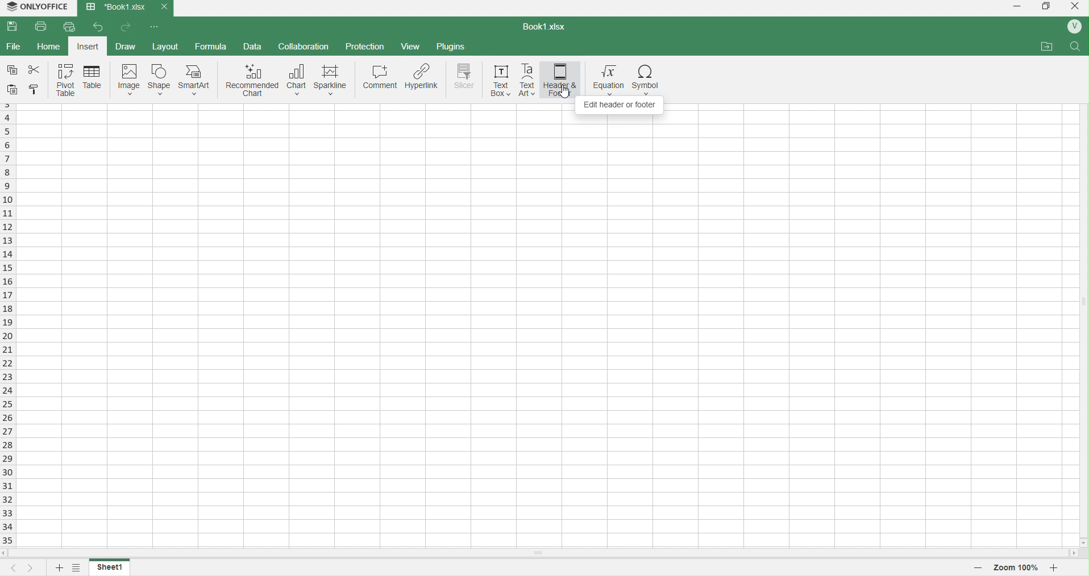 The width and height of the screenshot is (1089, 576). What do you see at coordinates (64, 81) in the screenshot?
I see `pivot table` at bounding box center [64, 81].